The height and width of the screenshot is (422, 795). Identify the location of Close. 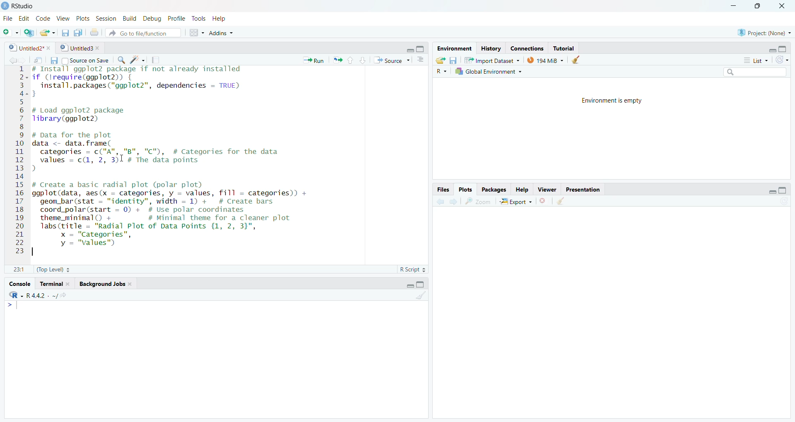
(781, 6).